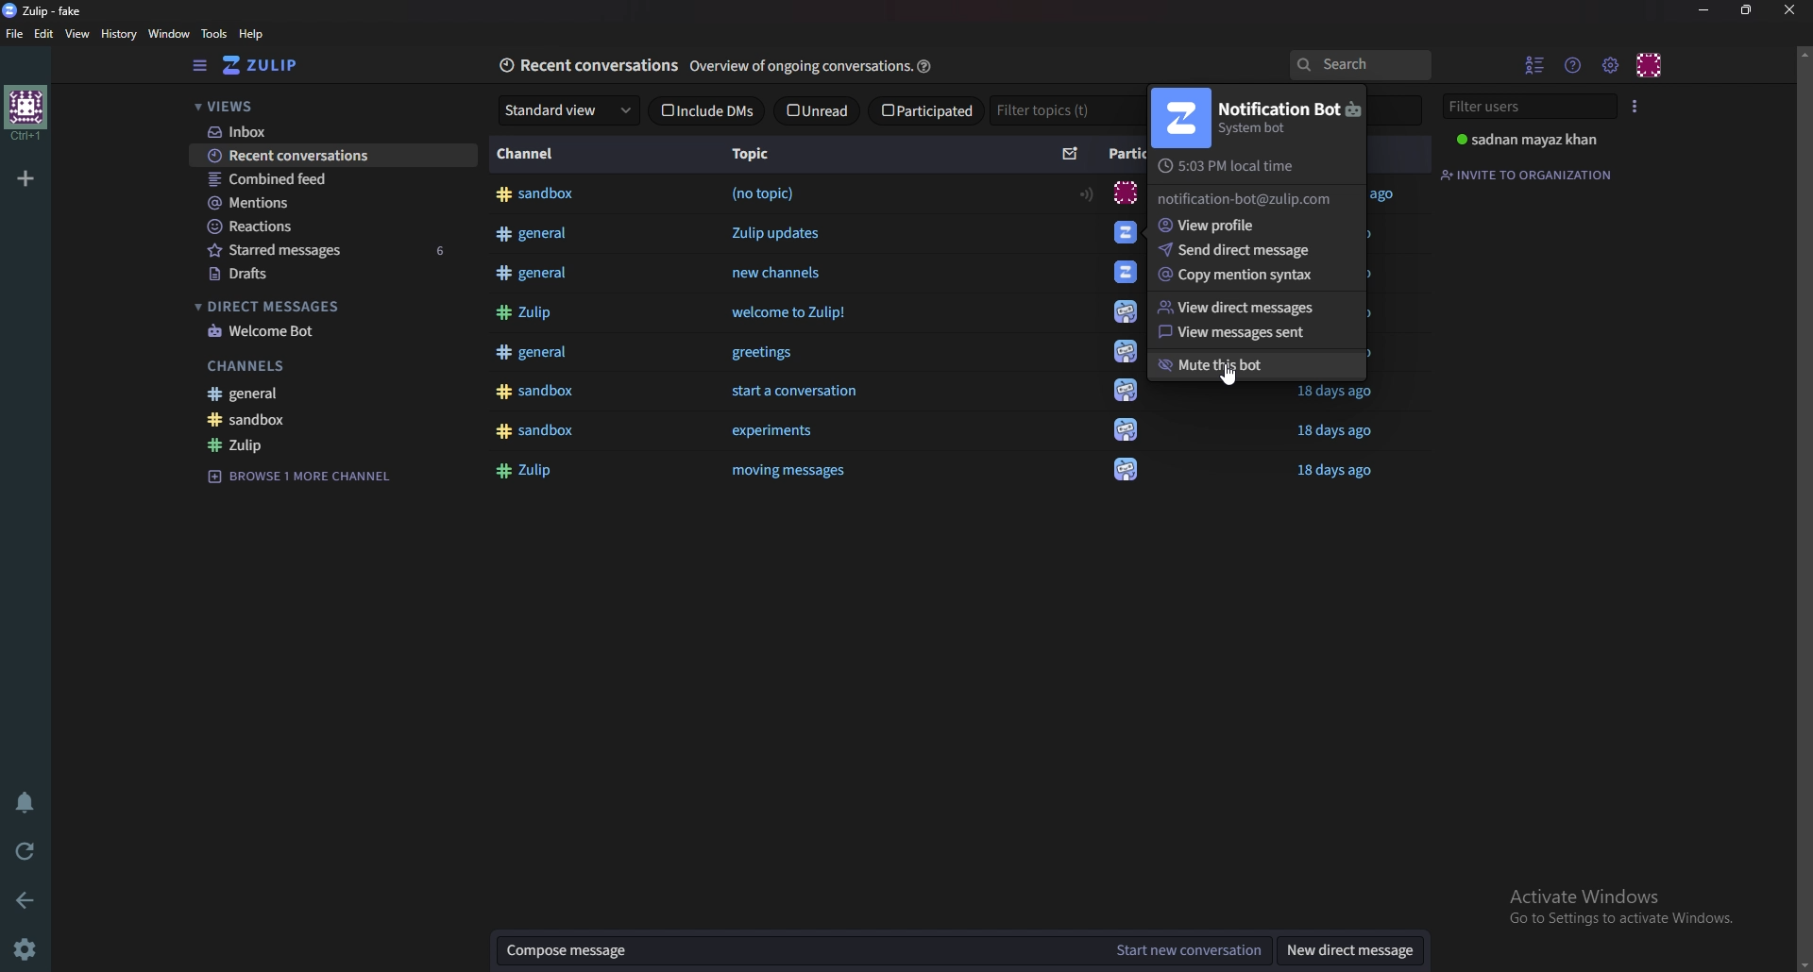  I want to click on Send direct message, so click(1248, 251).